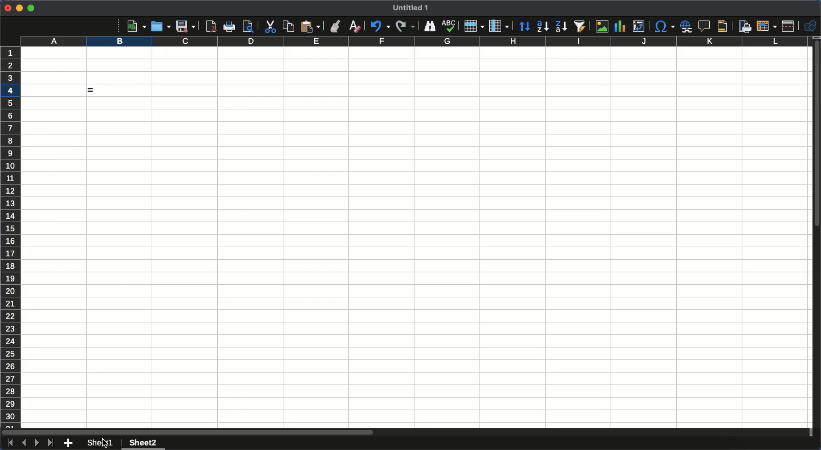 The image size is (821, 450). Describe the element at coordinates (812, 26) in the screenshot. I see `Shapes` at that location.